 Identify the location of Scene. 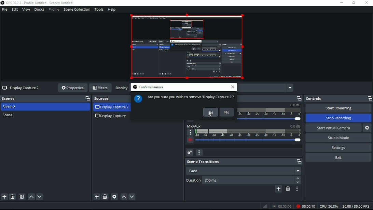
(8, 115).